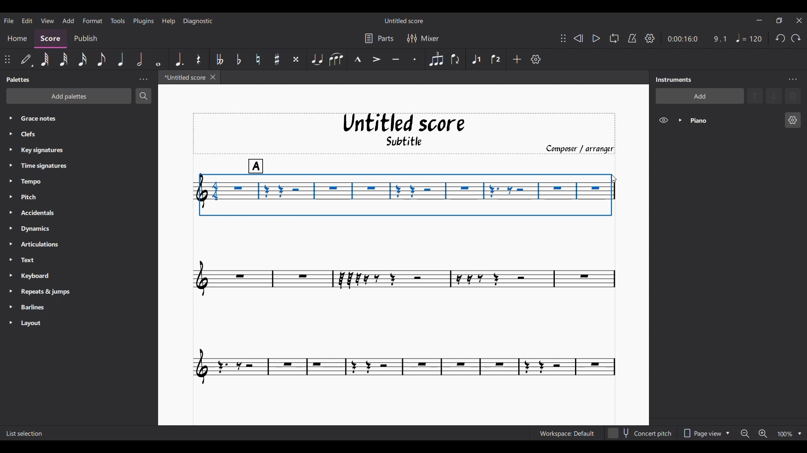  What do you see at coordinates (641, 433) in the screenshot?
I see `Toggle content pitch` at bounding box center [641, 433].